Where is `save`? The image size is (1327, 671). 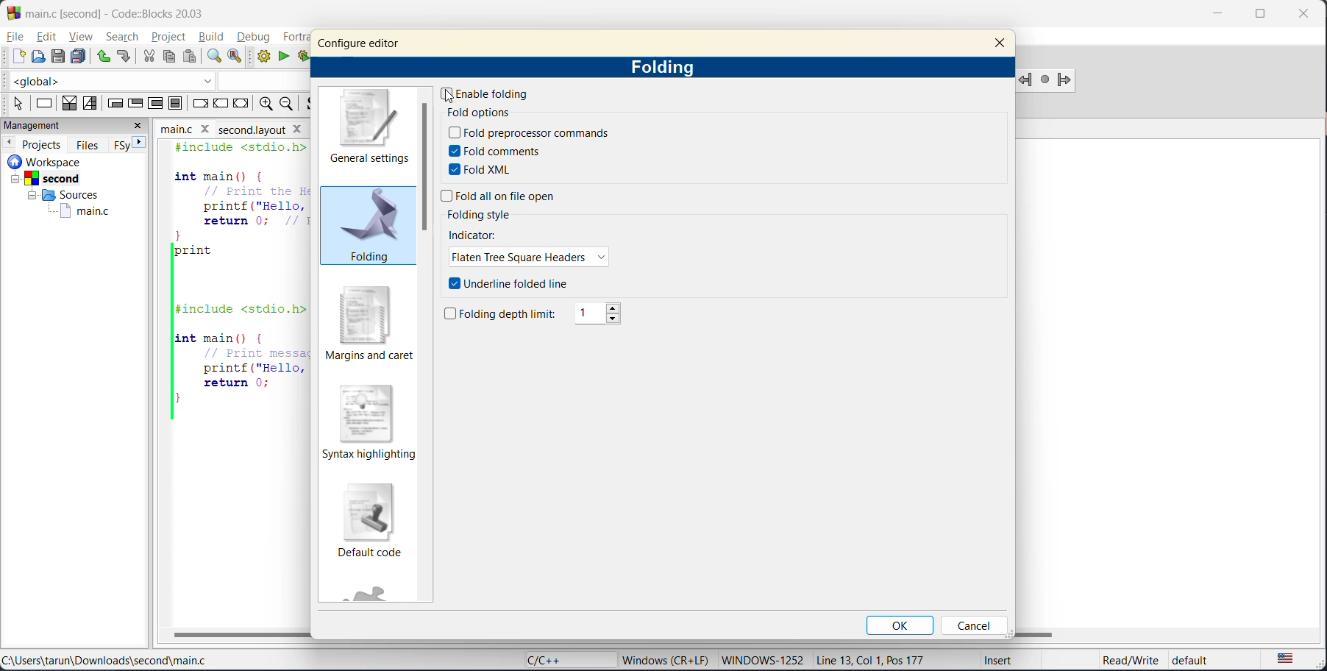
save is located at coordinates (58, 56).